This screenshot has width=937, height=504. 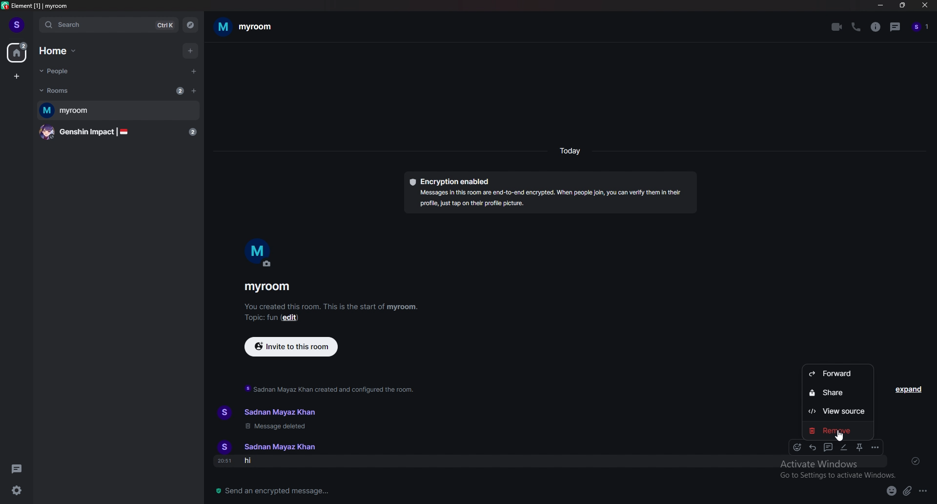 I want to click on threads, so click(x=19, y=468).